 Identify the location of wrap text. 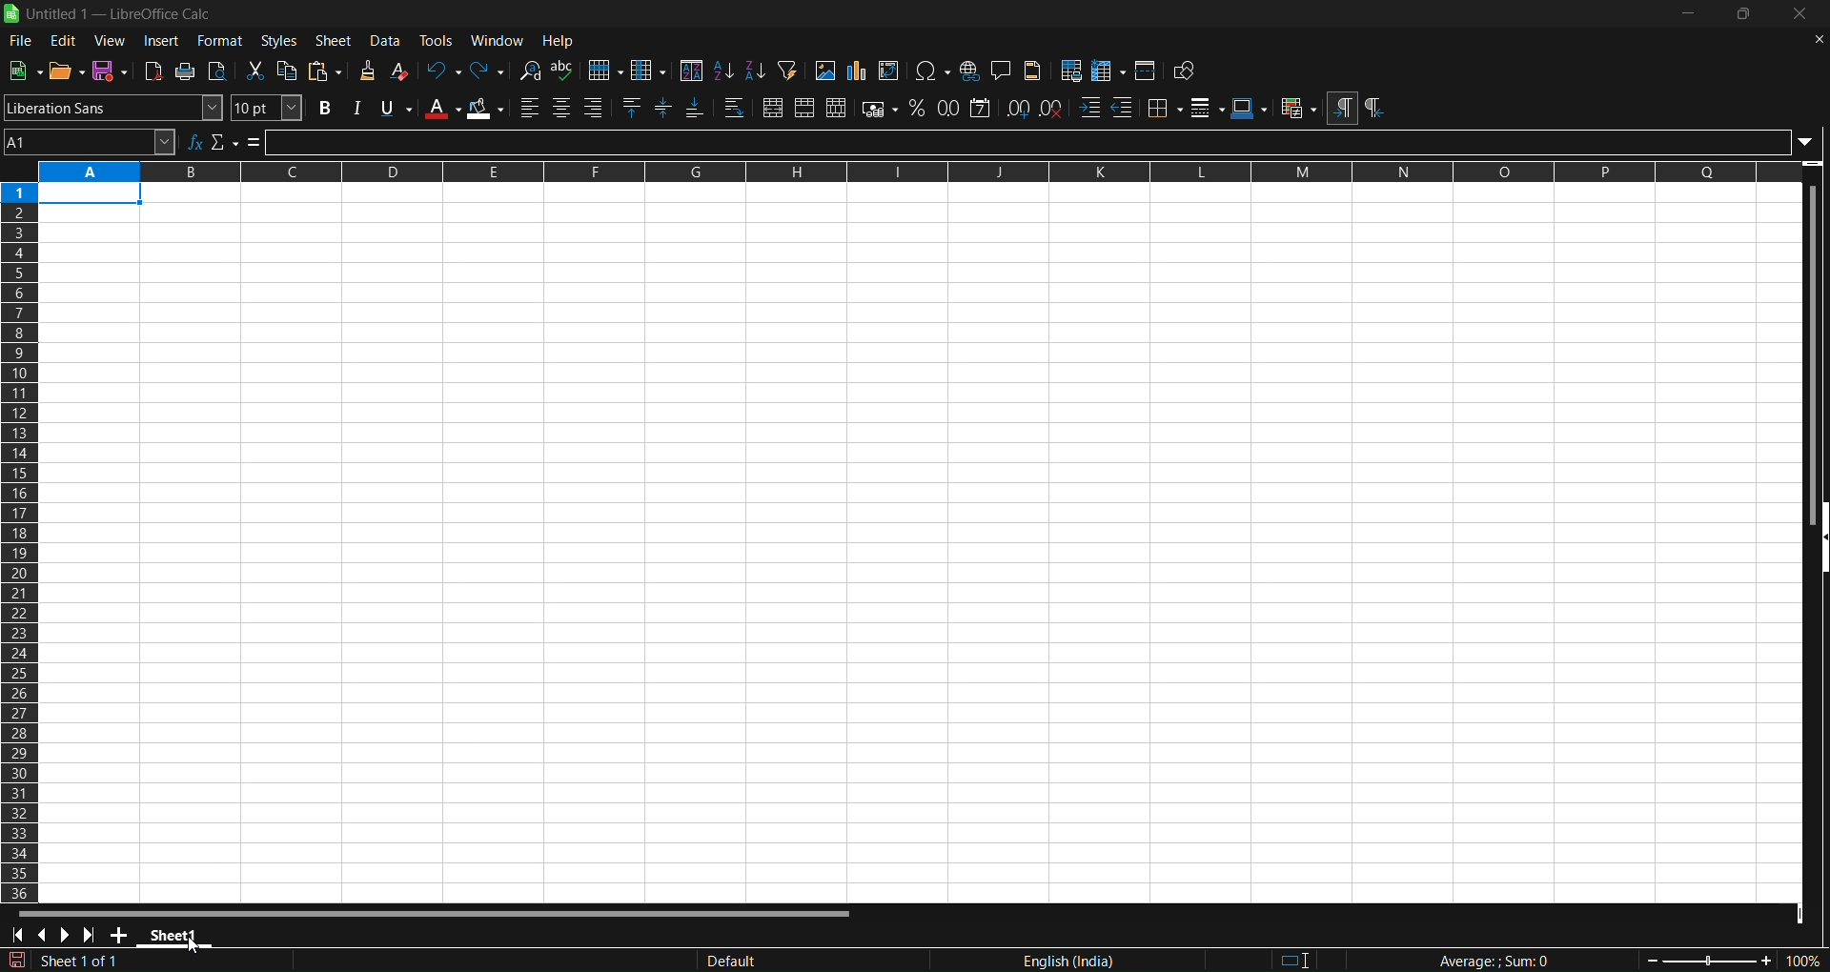
(735, 110).